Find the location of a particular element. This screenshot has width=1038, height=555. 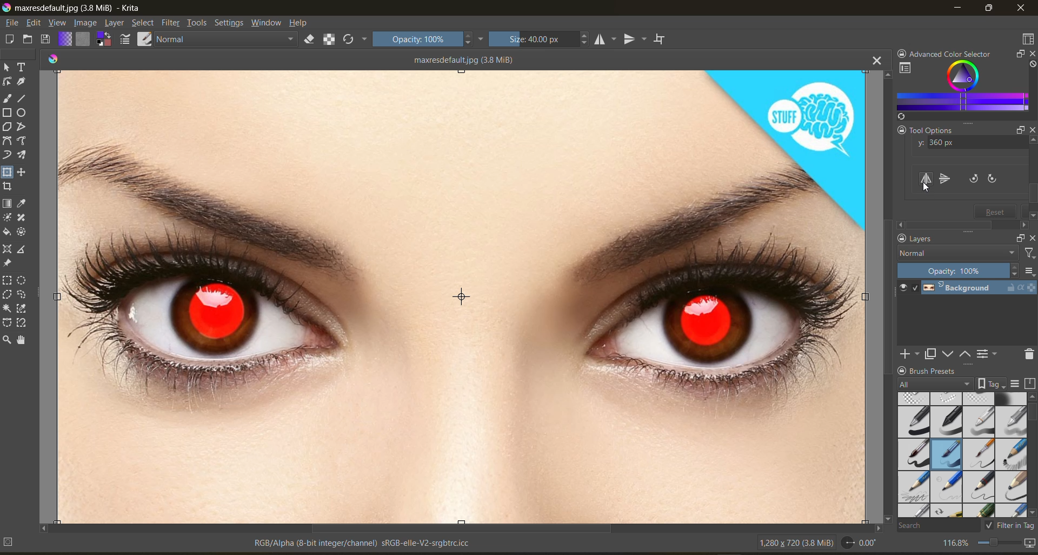

horizontal mirror tool is located at coordinates (606, 39).